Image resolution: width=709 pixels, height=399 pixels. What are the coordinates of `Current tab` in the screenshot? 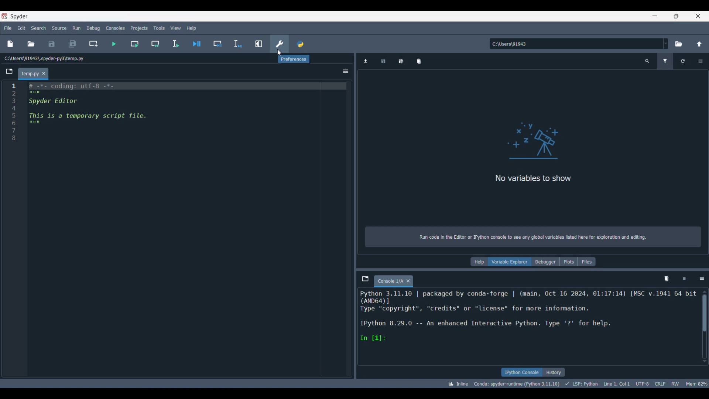 It's located at (30, 74).